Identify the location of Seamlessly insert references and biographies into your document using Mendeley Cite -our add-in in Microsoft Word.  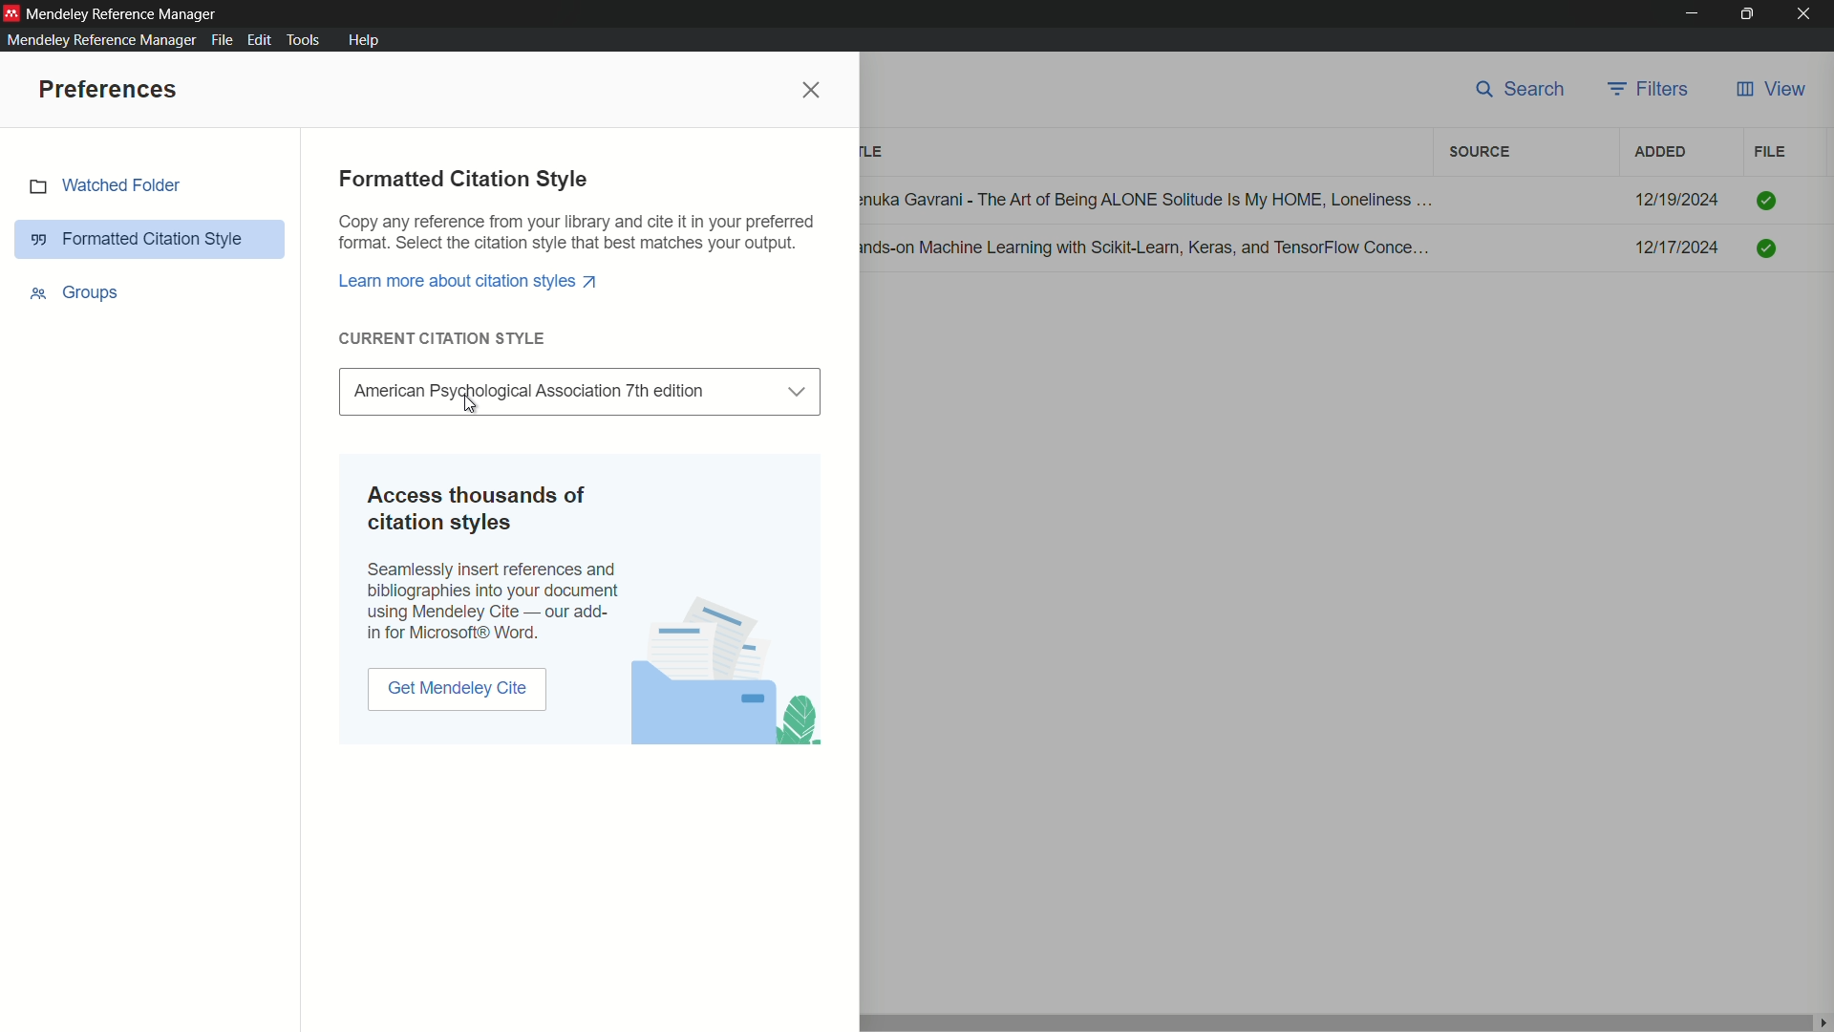
(494, 604).